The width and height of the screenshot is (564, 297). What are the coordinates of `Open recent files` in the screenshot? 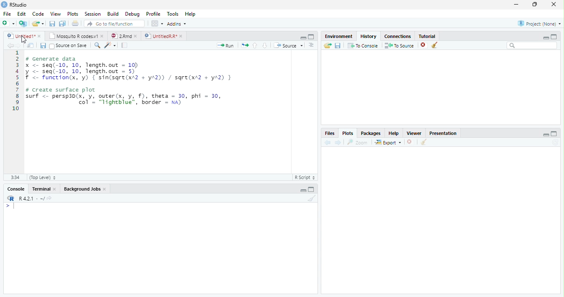 It's located at (43, 24).